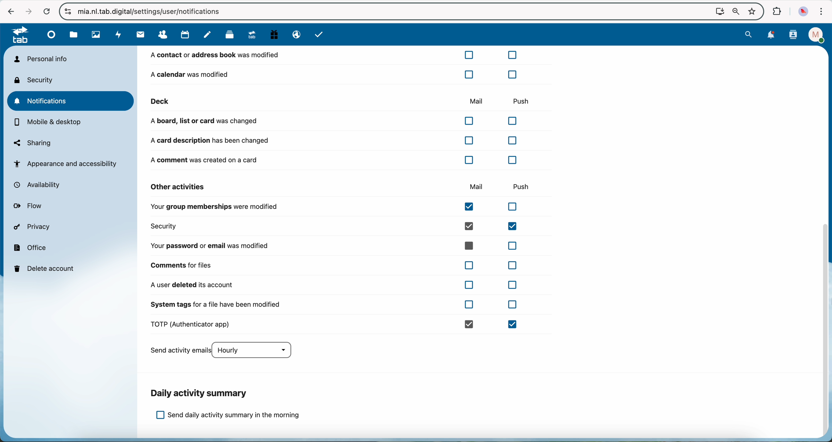 The width and height of the screenshot is (832, 442). Describe the element at coordinates (475, 100) in the screenshot. I see `mail` at that location.